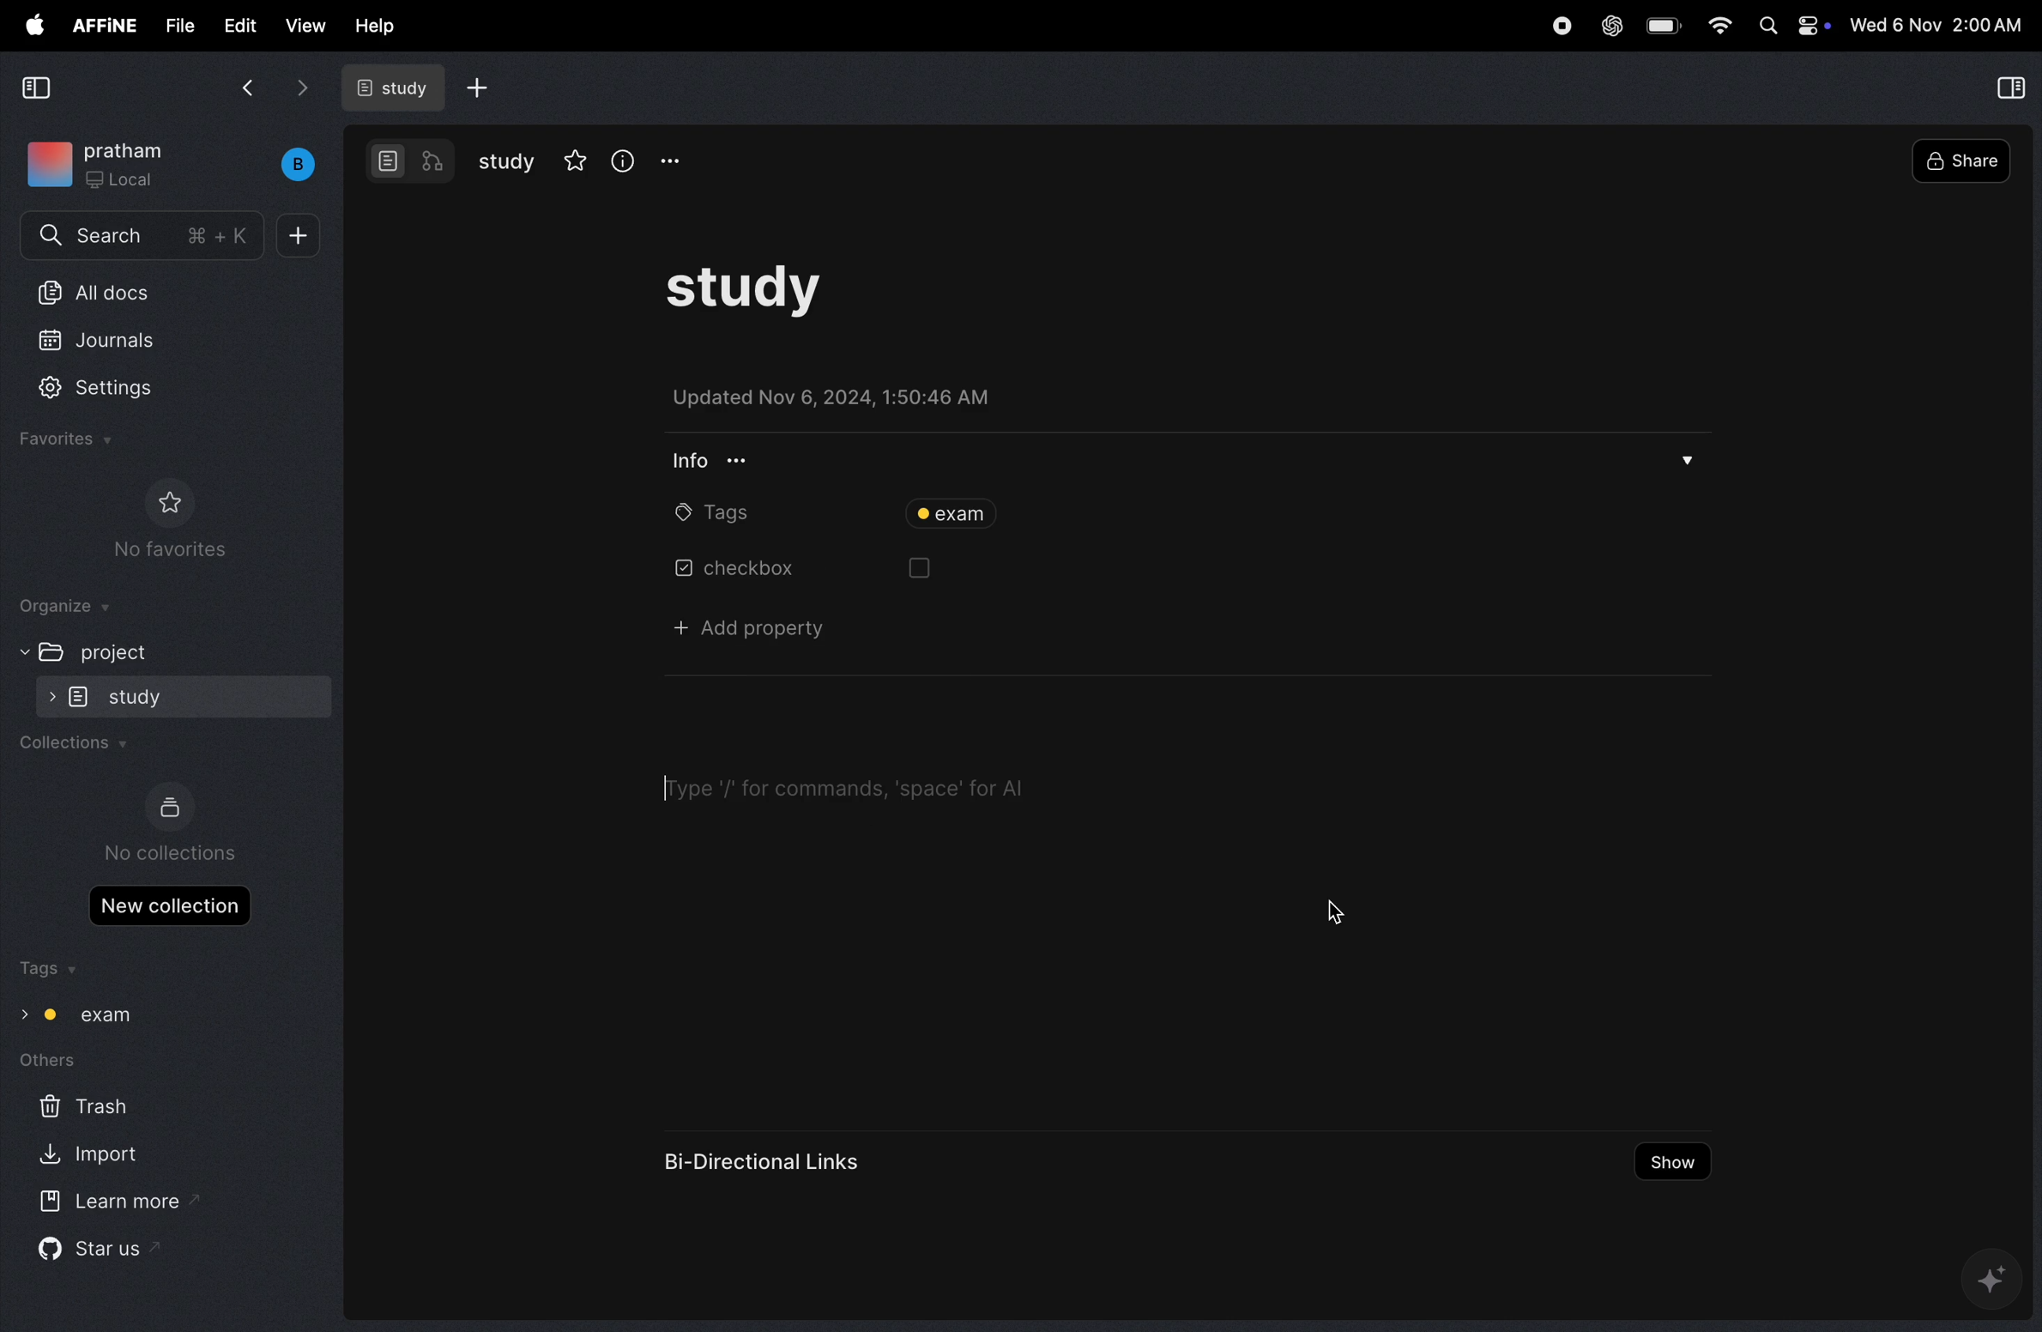 Image resolution: width=2042 pixels, height=1332 pixels. I want to click on add, so click(483, 88).